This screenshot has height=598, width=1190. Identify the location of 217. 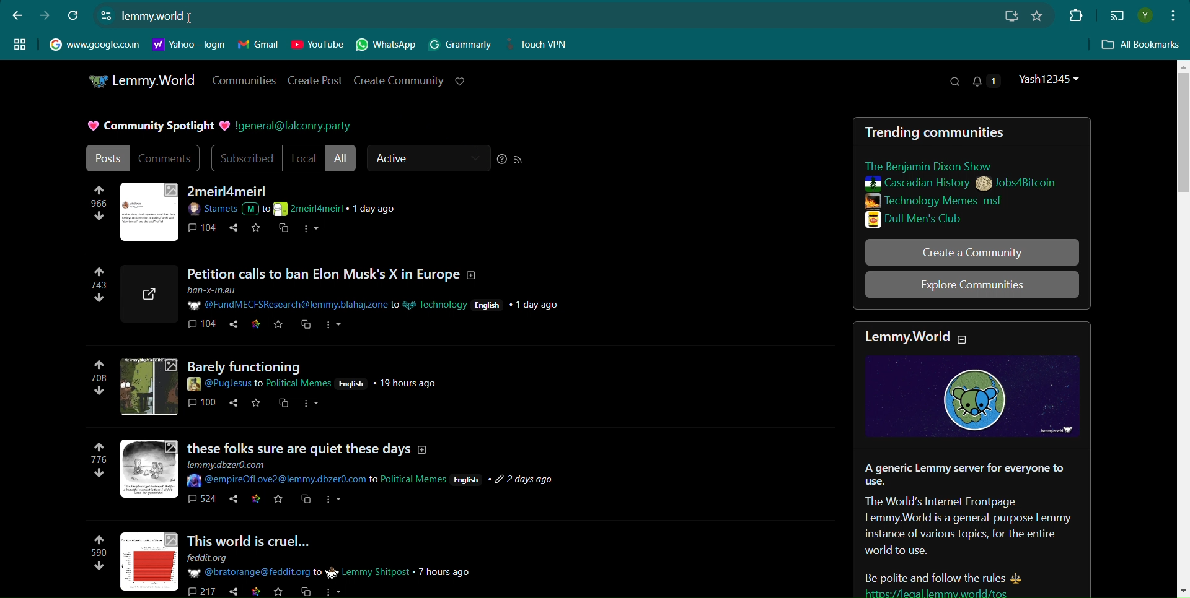
(200, 591).